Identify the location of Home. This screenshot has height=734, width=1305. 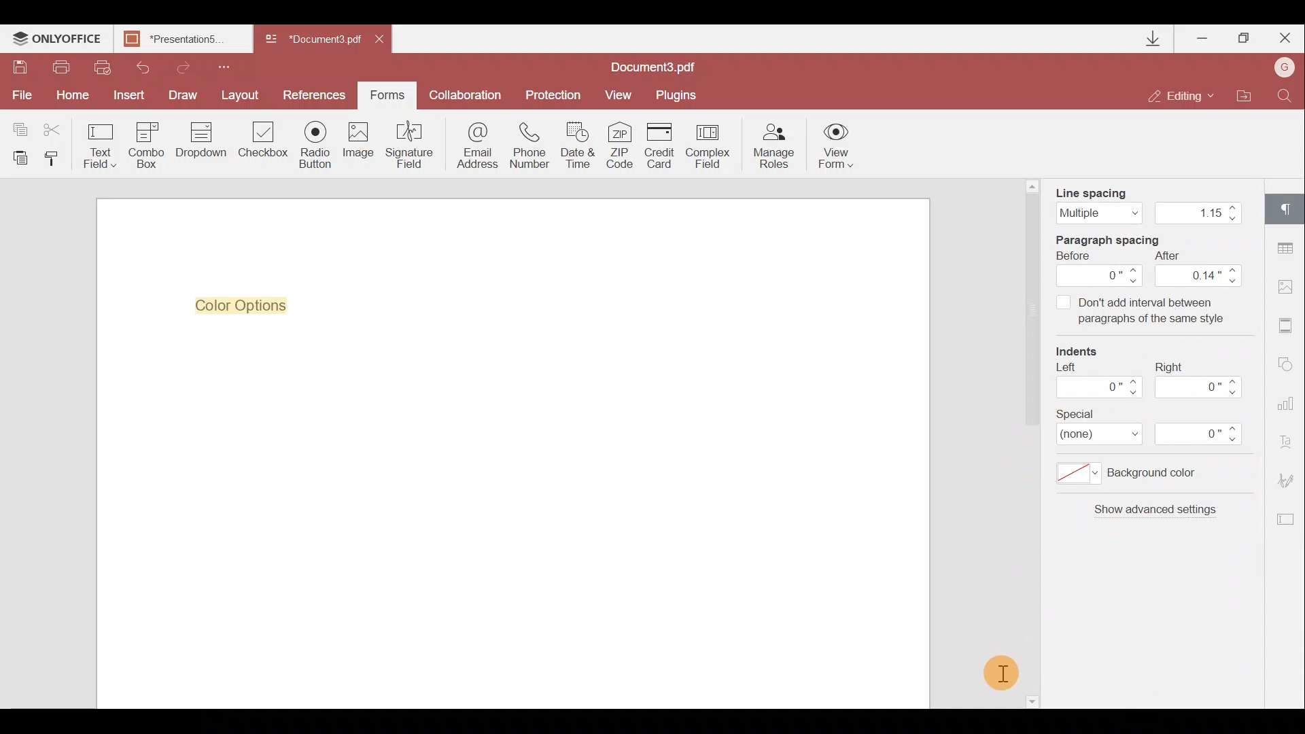
(76, 96).